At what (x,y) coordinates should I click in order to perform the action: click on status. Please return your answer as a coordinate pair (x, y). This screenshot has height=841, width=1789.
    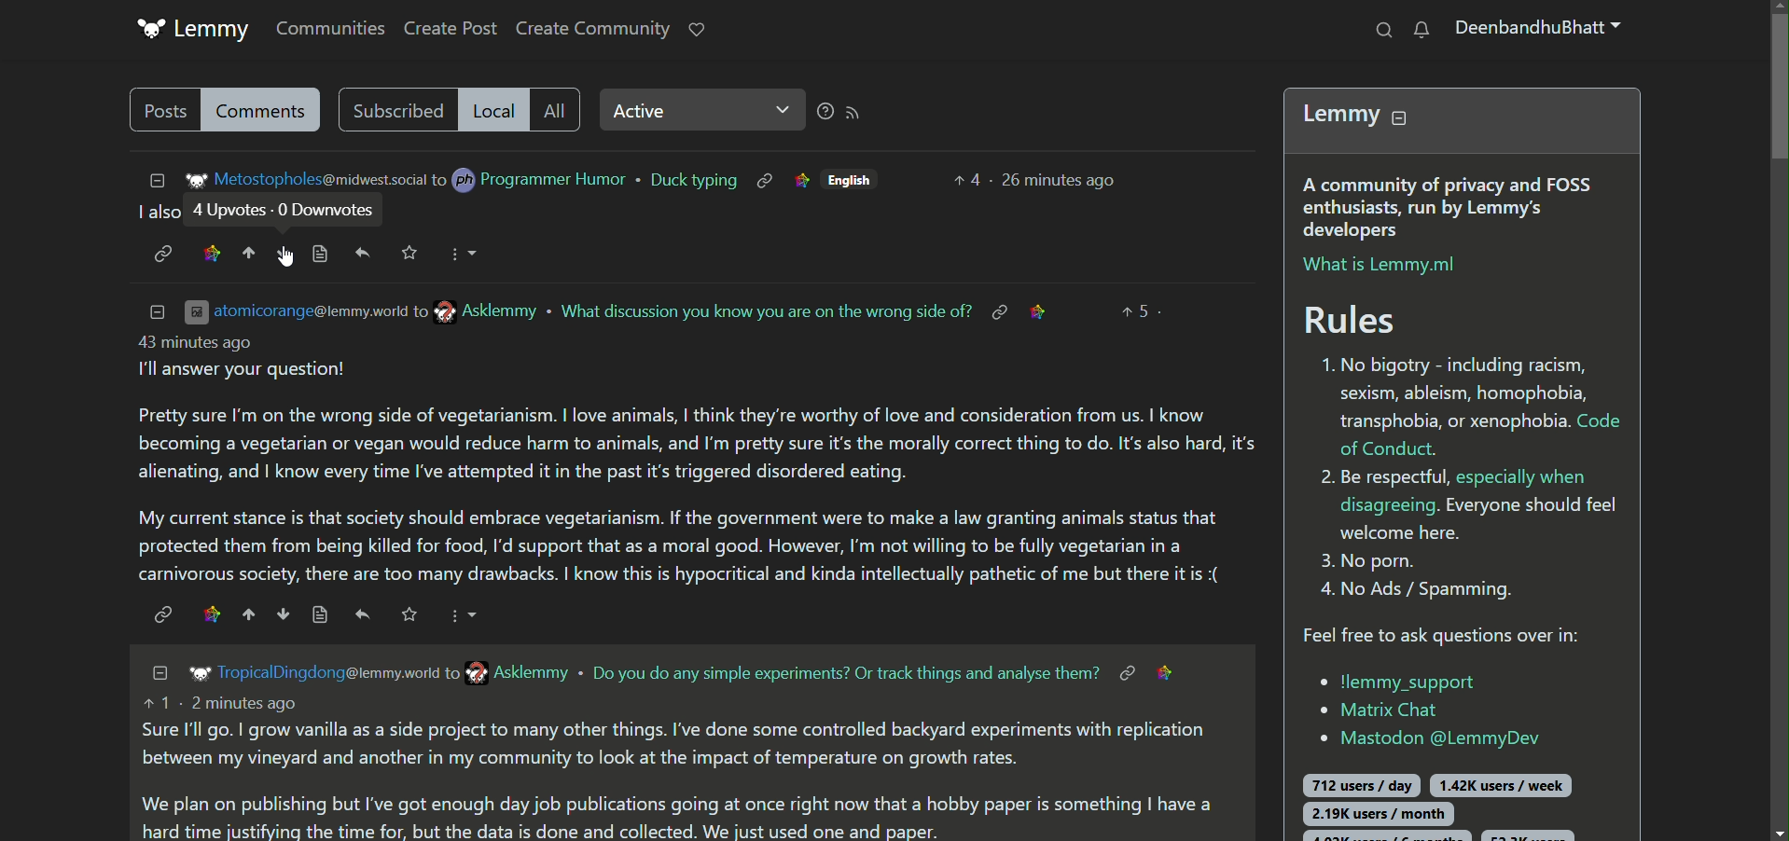
    Looking at the image, I should click on (696, 113).